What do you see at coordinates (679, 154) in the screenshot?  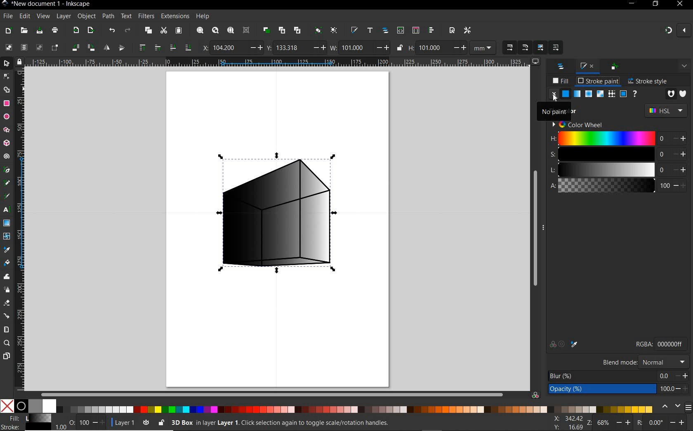 I see `increase/decrease` at bounding box center [679, 154].